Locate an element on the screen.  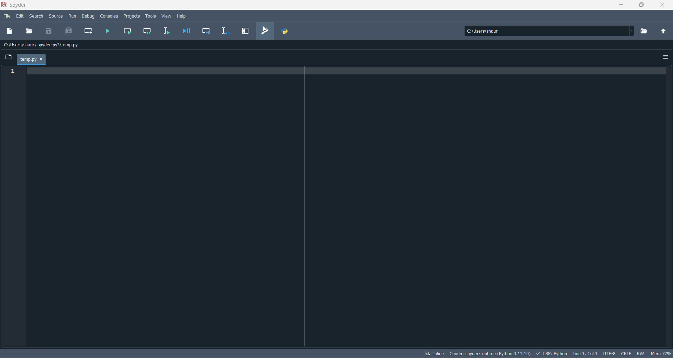
charset is located at coordinates (609, 353).